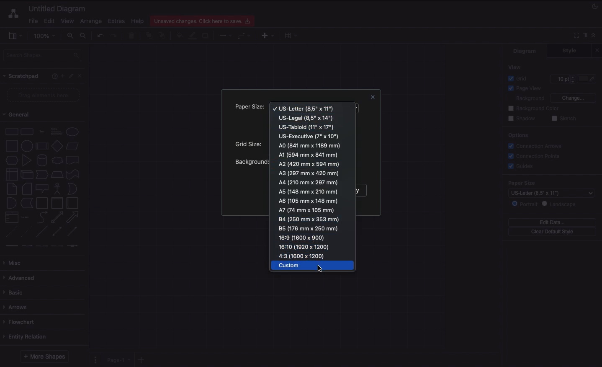 The image size is (602, 367). What do you see at coordinates (310, 164) in the screenshot?
I see `A2` at bounding box center [310, 164].